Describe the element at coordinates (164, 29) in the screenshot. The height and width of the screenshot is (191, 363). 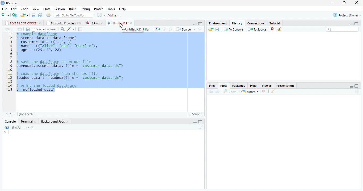
I see `up` at that location.